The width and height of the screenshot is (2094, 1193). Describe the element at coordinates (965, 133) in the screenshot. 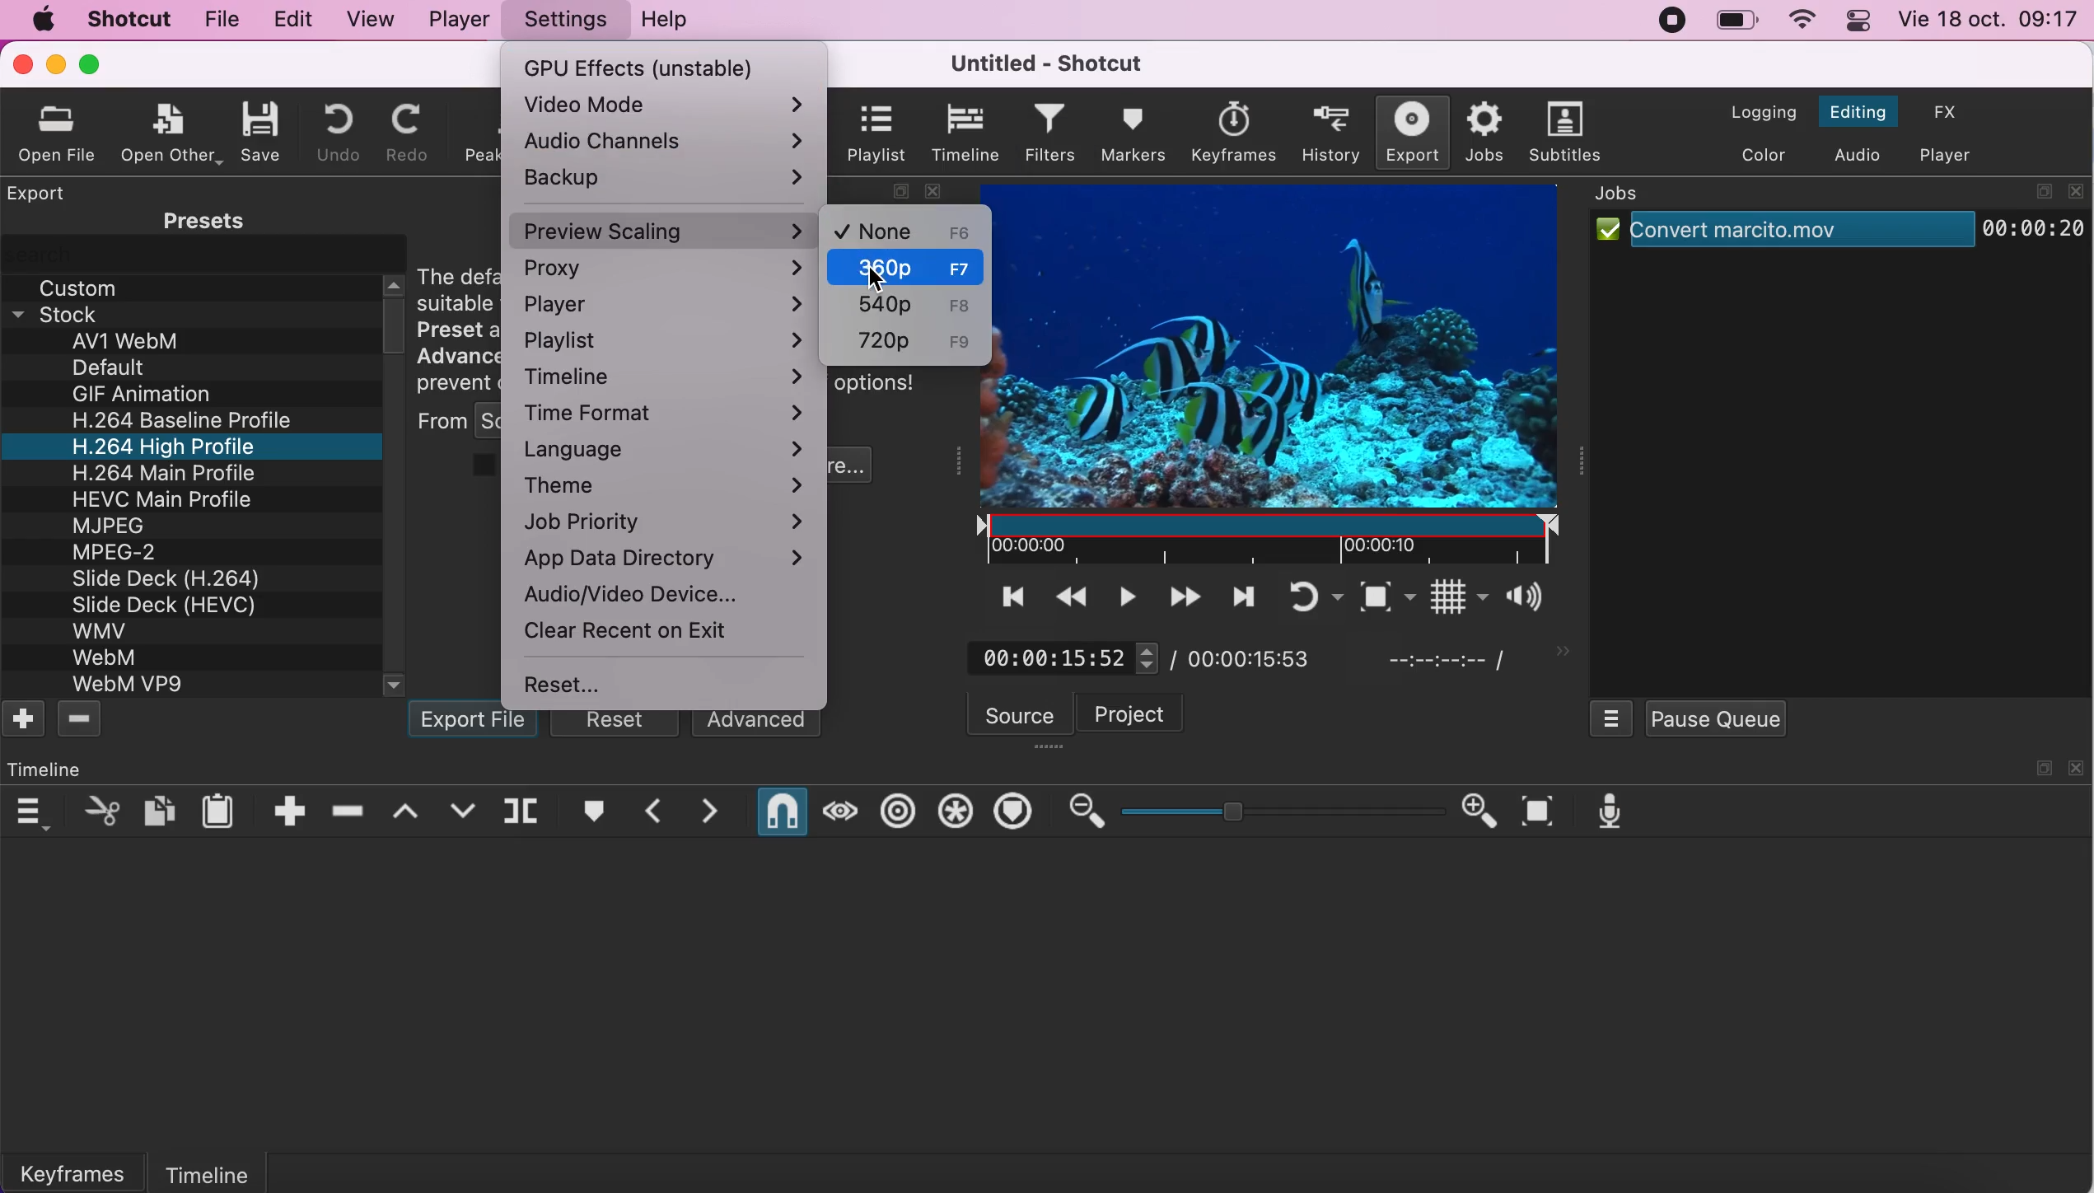

I see `timeline` at that location.